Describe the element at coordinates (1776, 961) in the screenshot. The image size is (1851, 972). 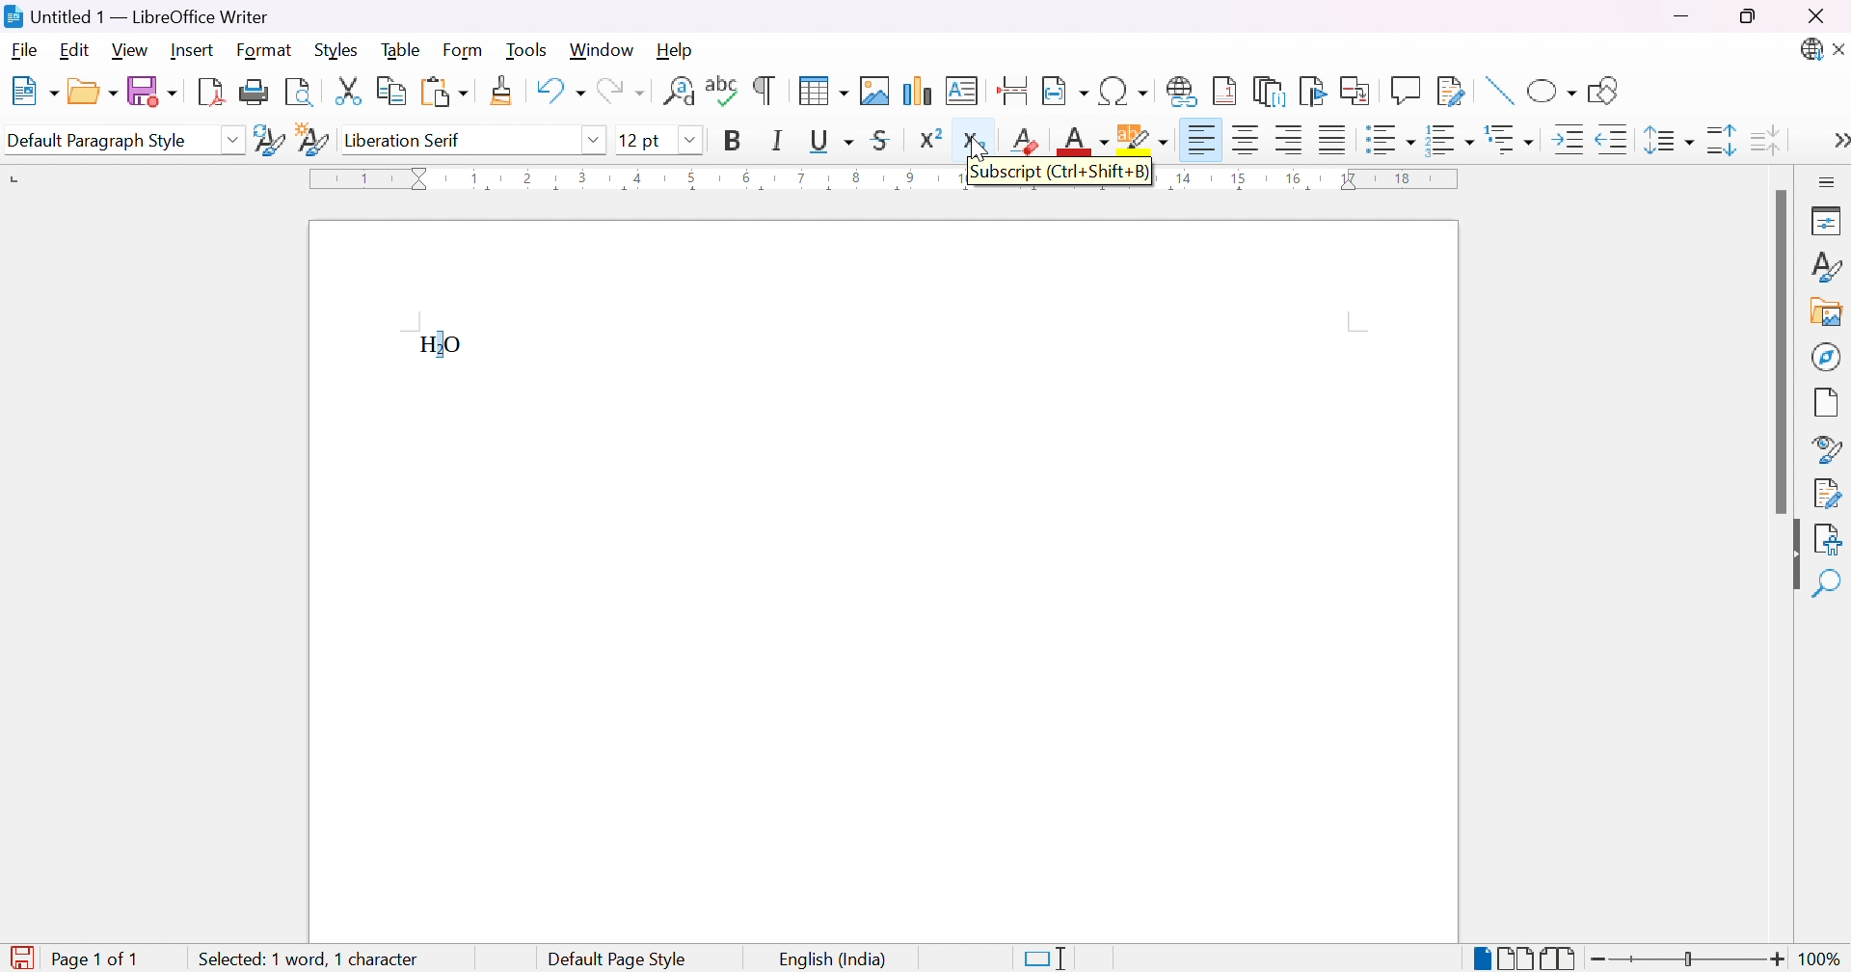
I see `Zoom in` at that location.